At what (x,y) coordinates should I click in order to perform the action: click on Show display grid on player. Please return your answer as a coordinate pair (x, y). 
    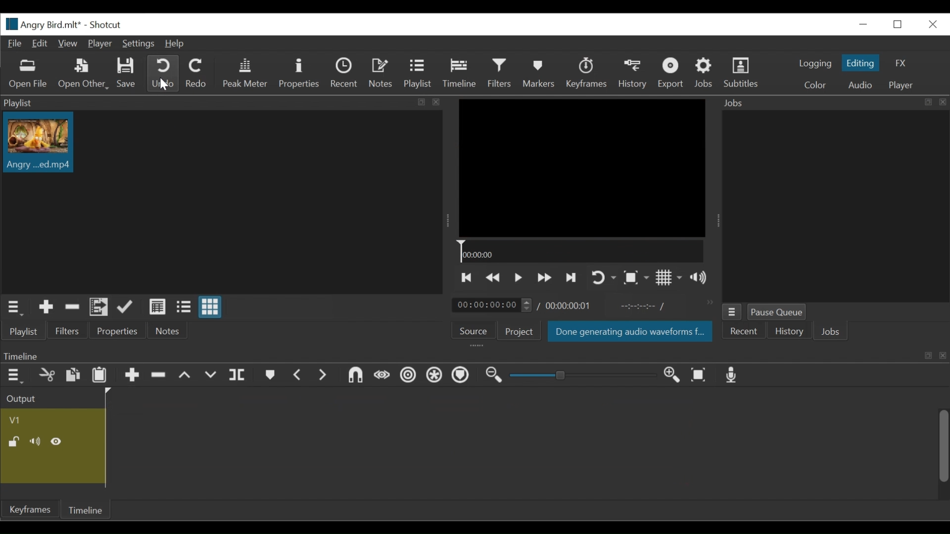
    Looking at the image, I should click on (669, 277).